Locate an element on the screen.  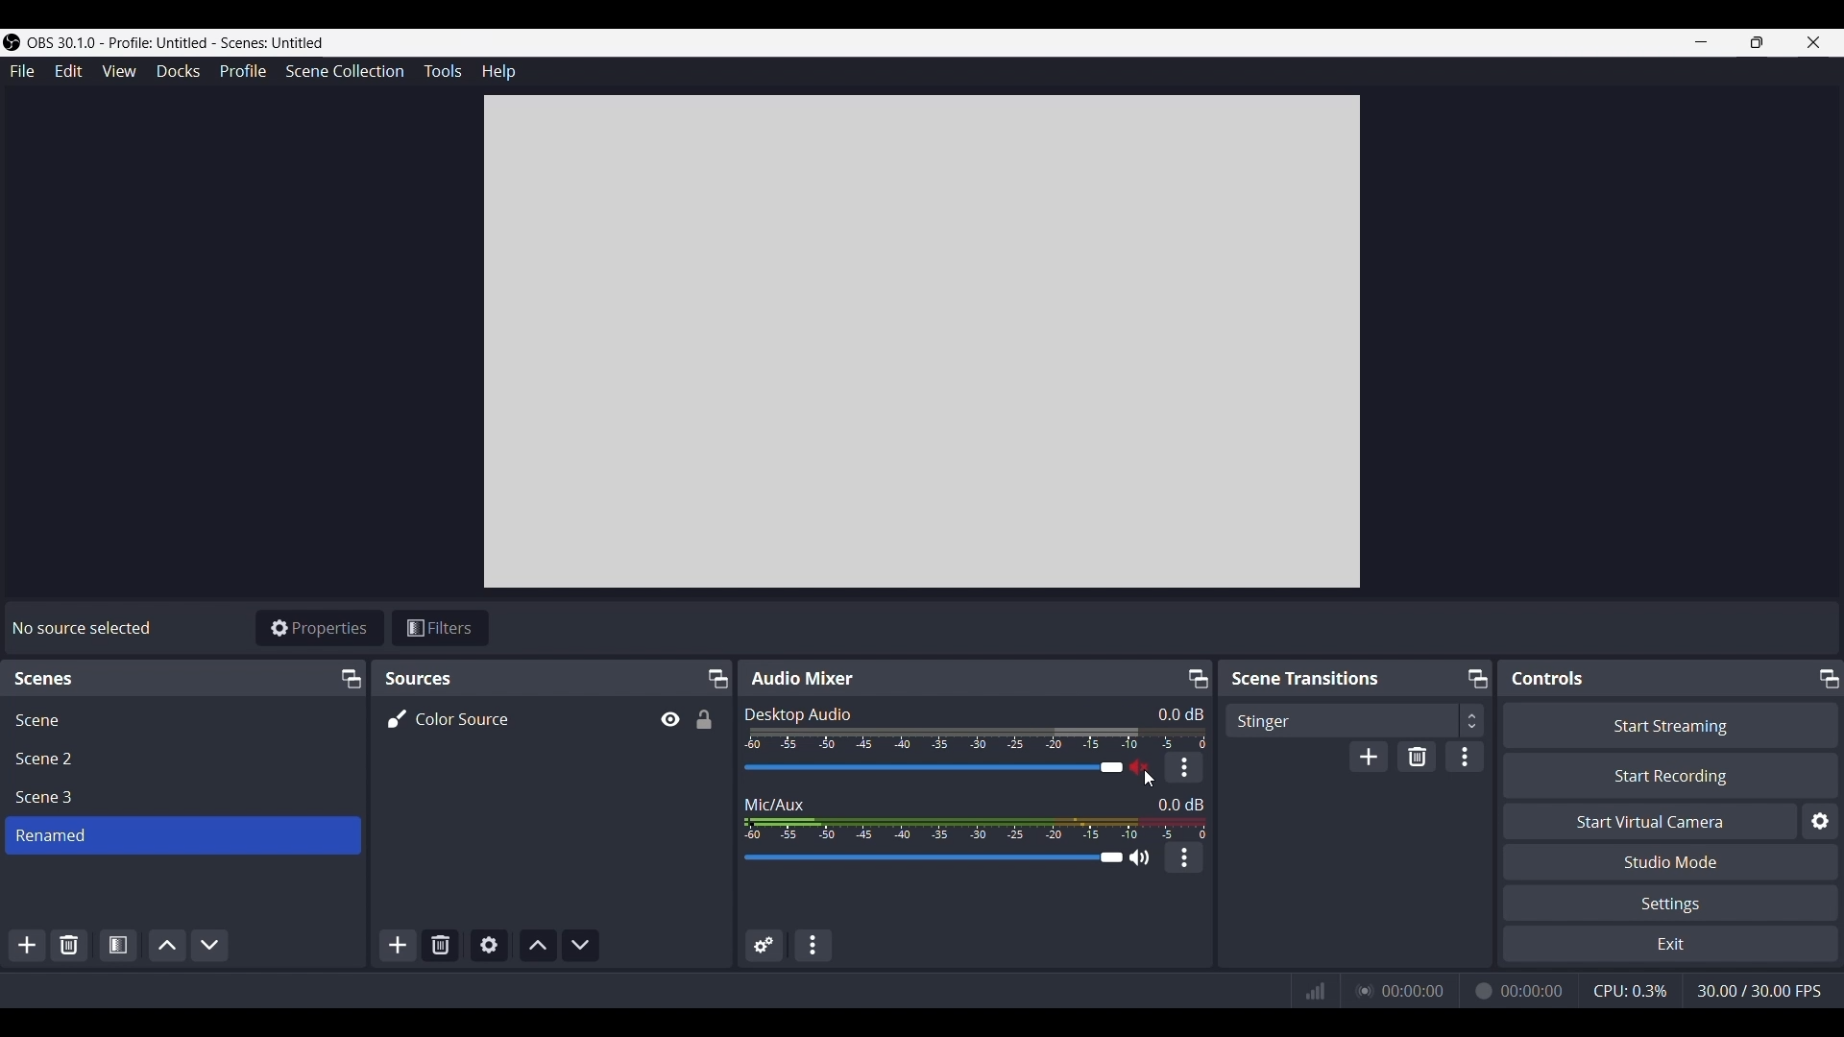
Studio mode is located at coordinates (1669, 862).